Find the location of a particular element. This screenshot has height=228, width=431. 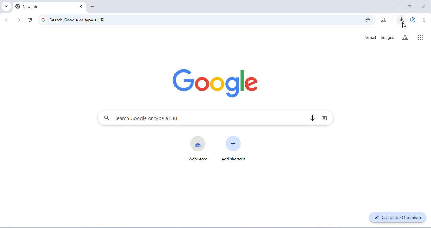

close is located at coordinates (80, 6).